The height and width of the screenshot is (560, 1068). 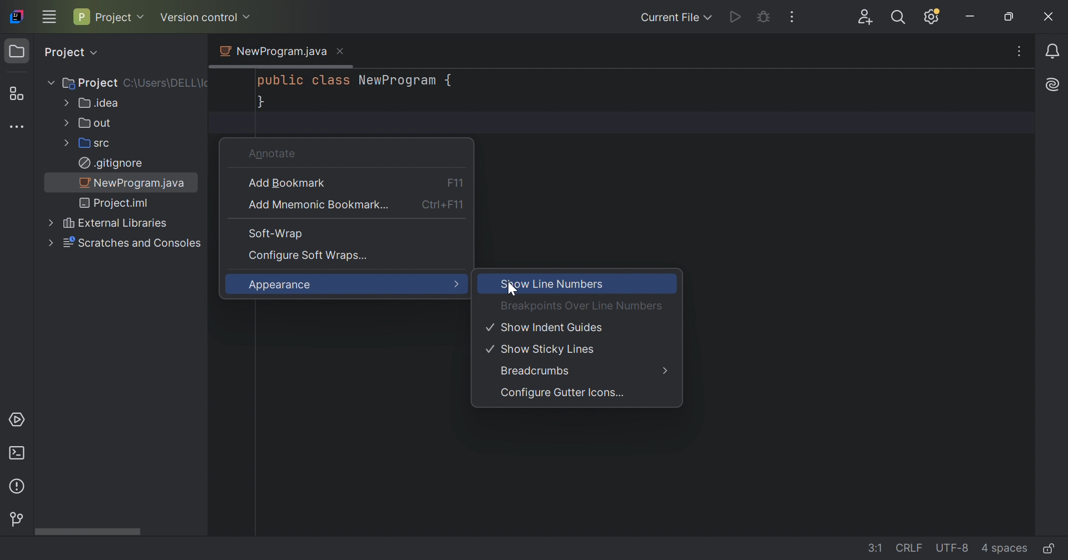 I want to click on out, so click(x=96, y=122).